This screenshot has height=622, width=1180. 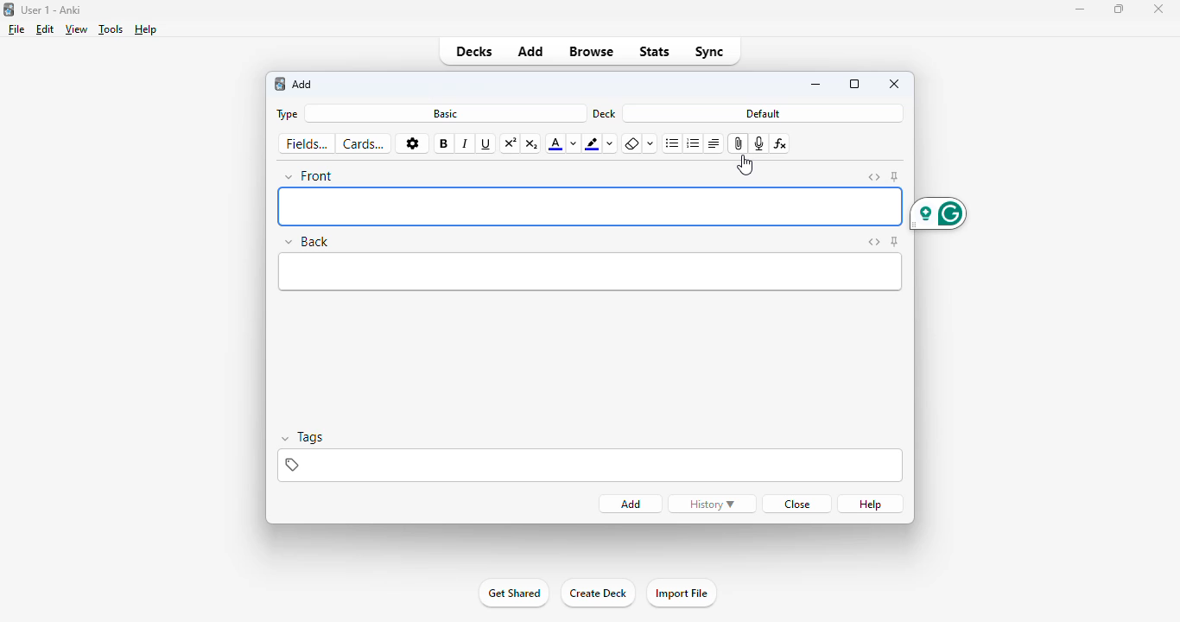 I want to click on add, so click(x=630, y=505).